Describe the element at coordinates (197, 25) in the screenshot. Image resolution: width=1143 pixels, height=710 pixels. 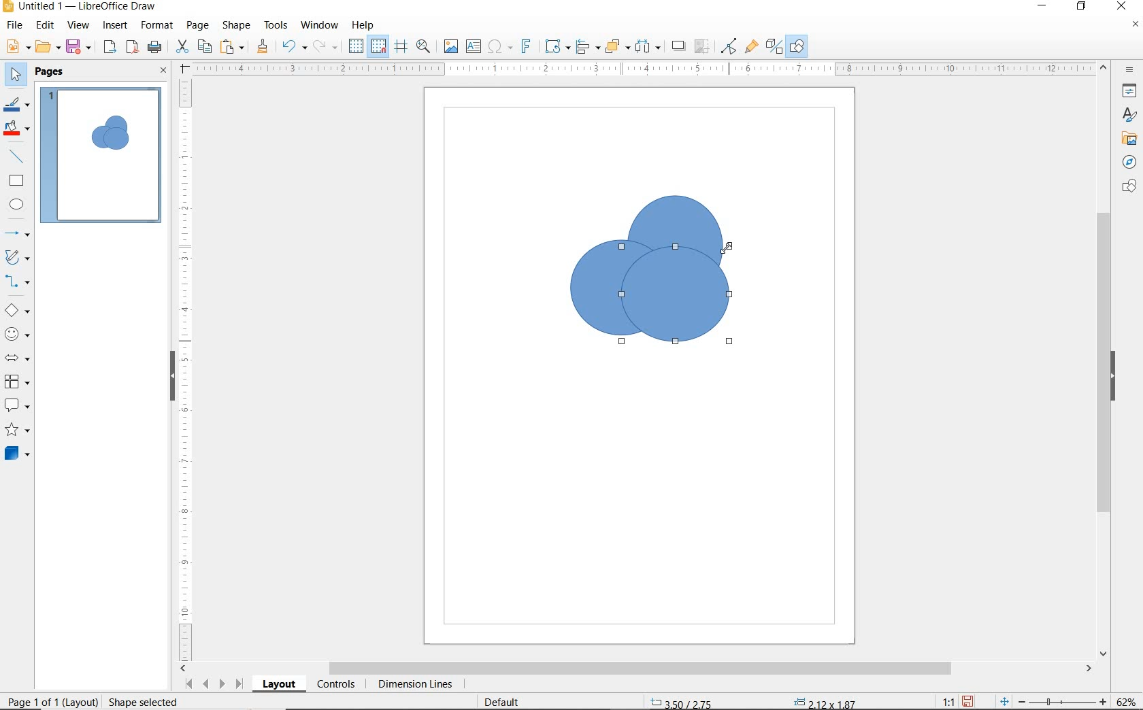
I see `PAGE` at that location.